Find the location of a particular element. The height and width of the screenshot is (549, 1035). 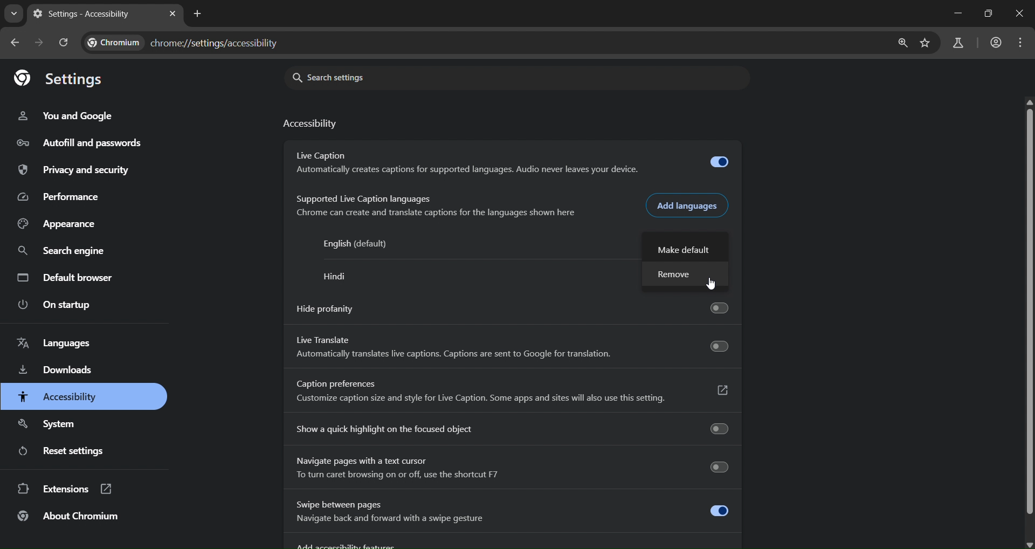

reset settings is located at coordinates (67, 450).